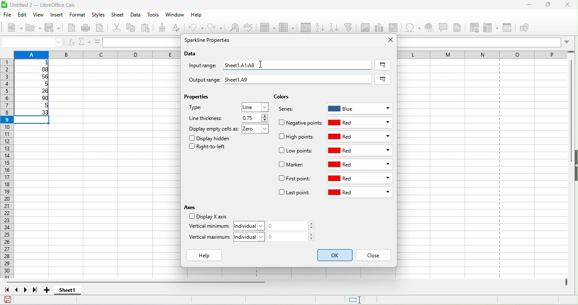 This screenshot has height=305, width=578. What do you see at coordinates (6, 169) in the screenshot?
I see `rows` at bounding box center [6, 169].